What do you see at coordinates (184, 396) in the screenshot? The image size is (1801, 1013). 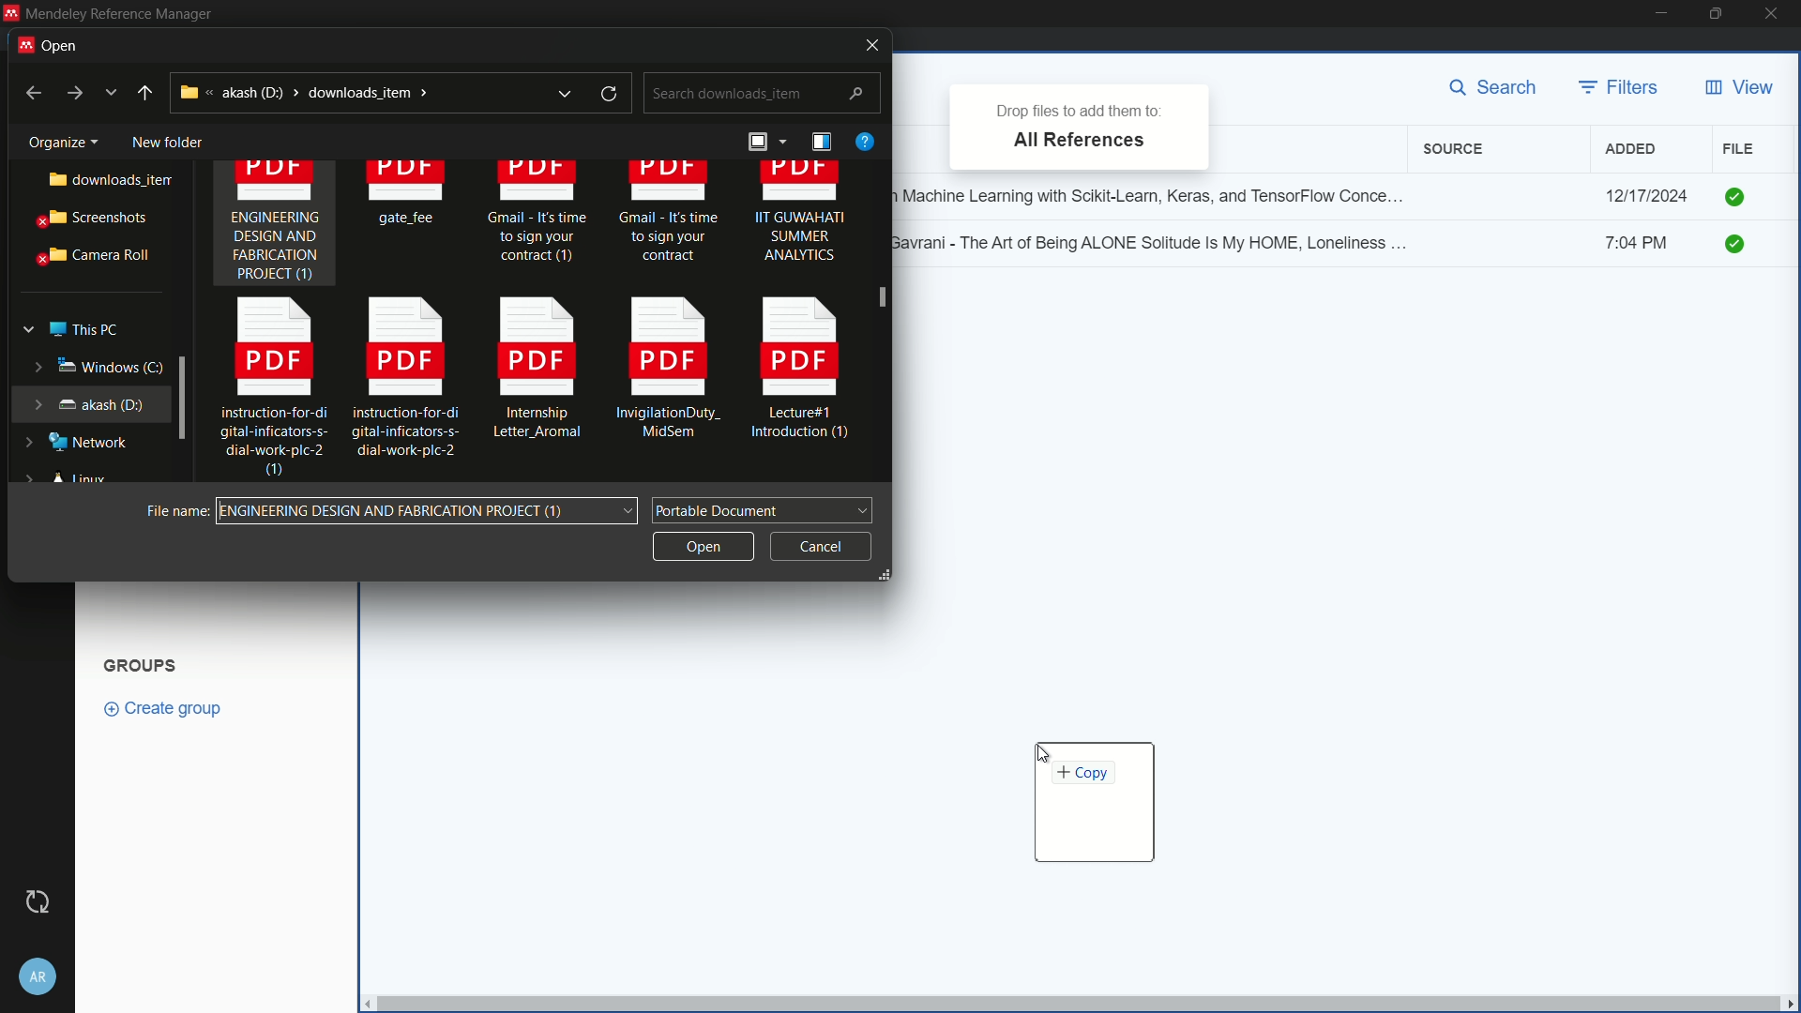 I see `expand window` at bounding box center [184, 396].